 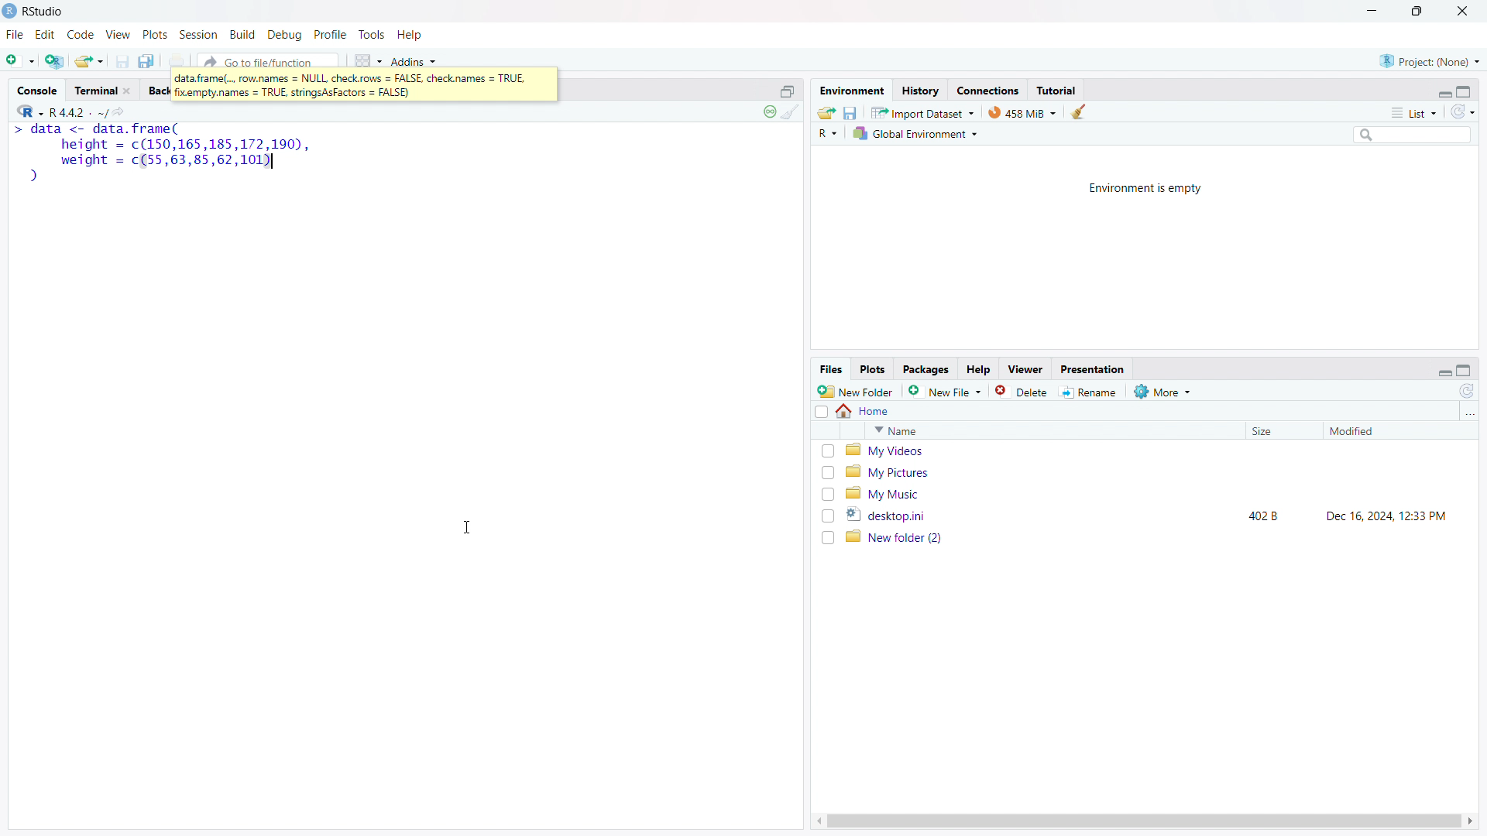 I want to click on add new file, so click(x=946, y=391).